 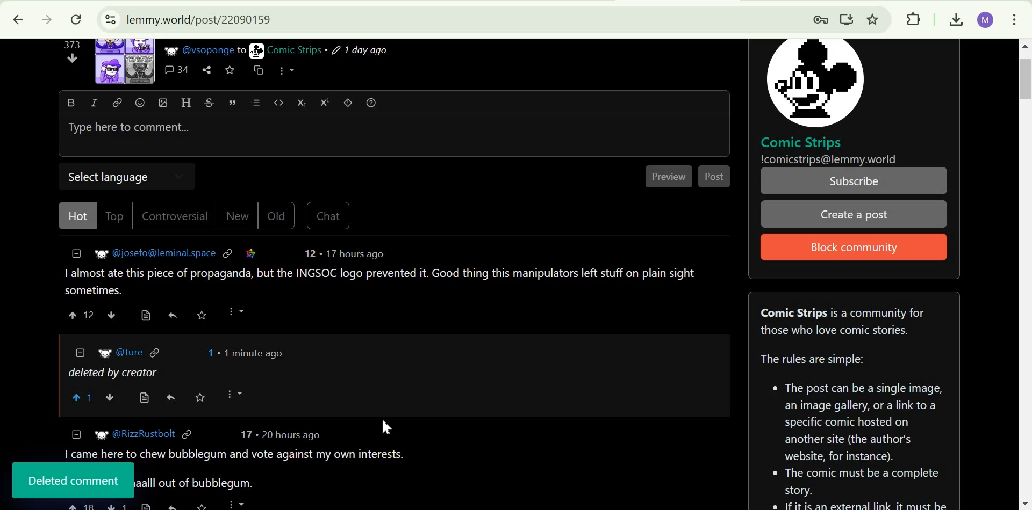 What do you see at coordinates (206, 70) in the screenshot?
I see `share` at bounding box center [206, 70].